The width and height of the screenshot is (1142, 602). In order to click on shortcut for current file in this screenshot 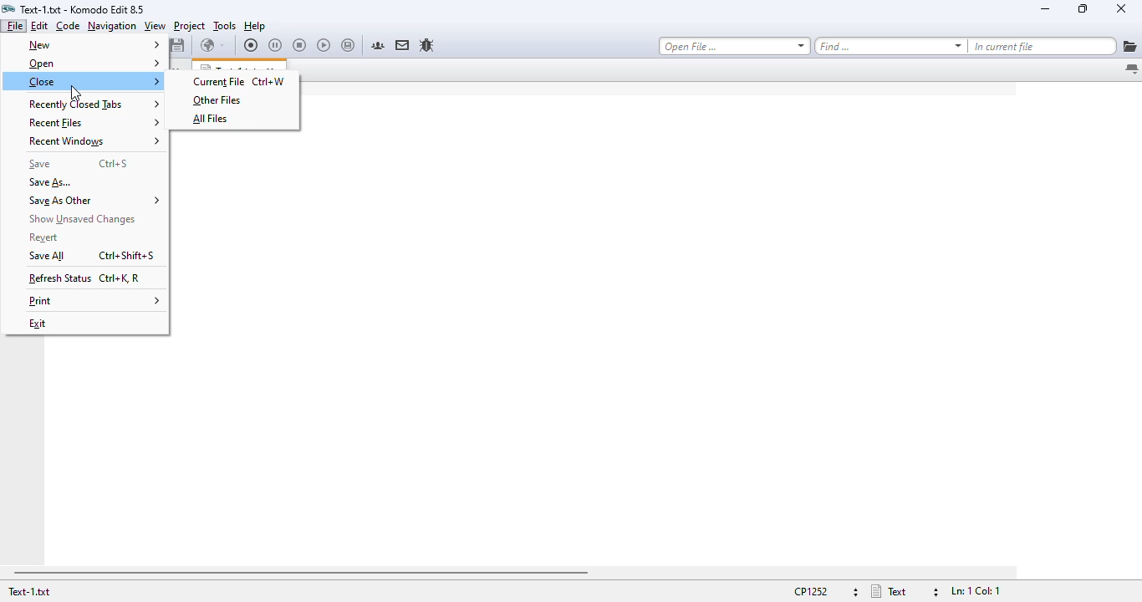, I will do `click(269, 81)`.